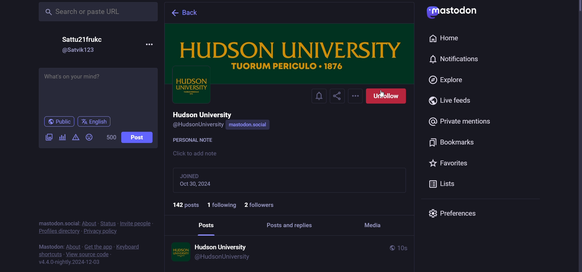 The image size is (582, 272). What do you see at coordinates (410, 248) in the screenshot?
I see `10s` at bounding box center [410, 248].